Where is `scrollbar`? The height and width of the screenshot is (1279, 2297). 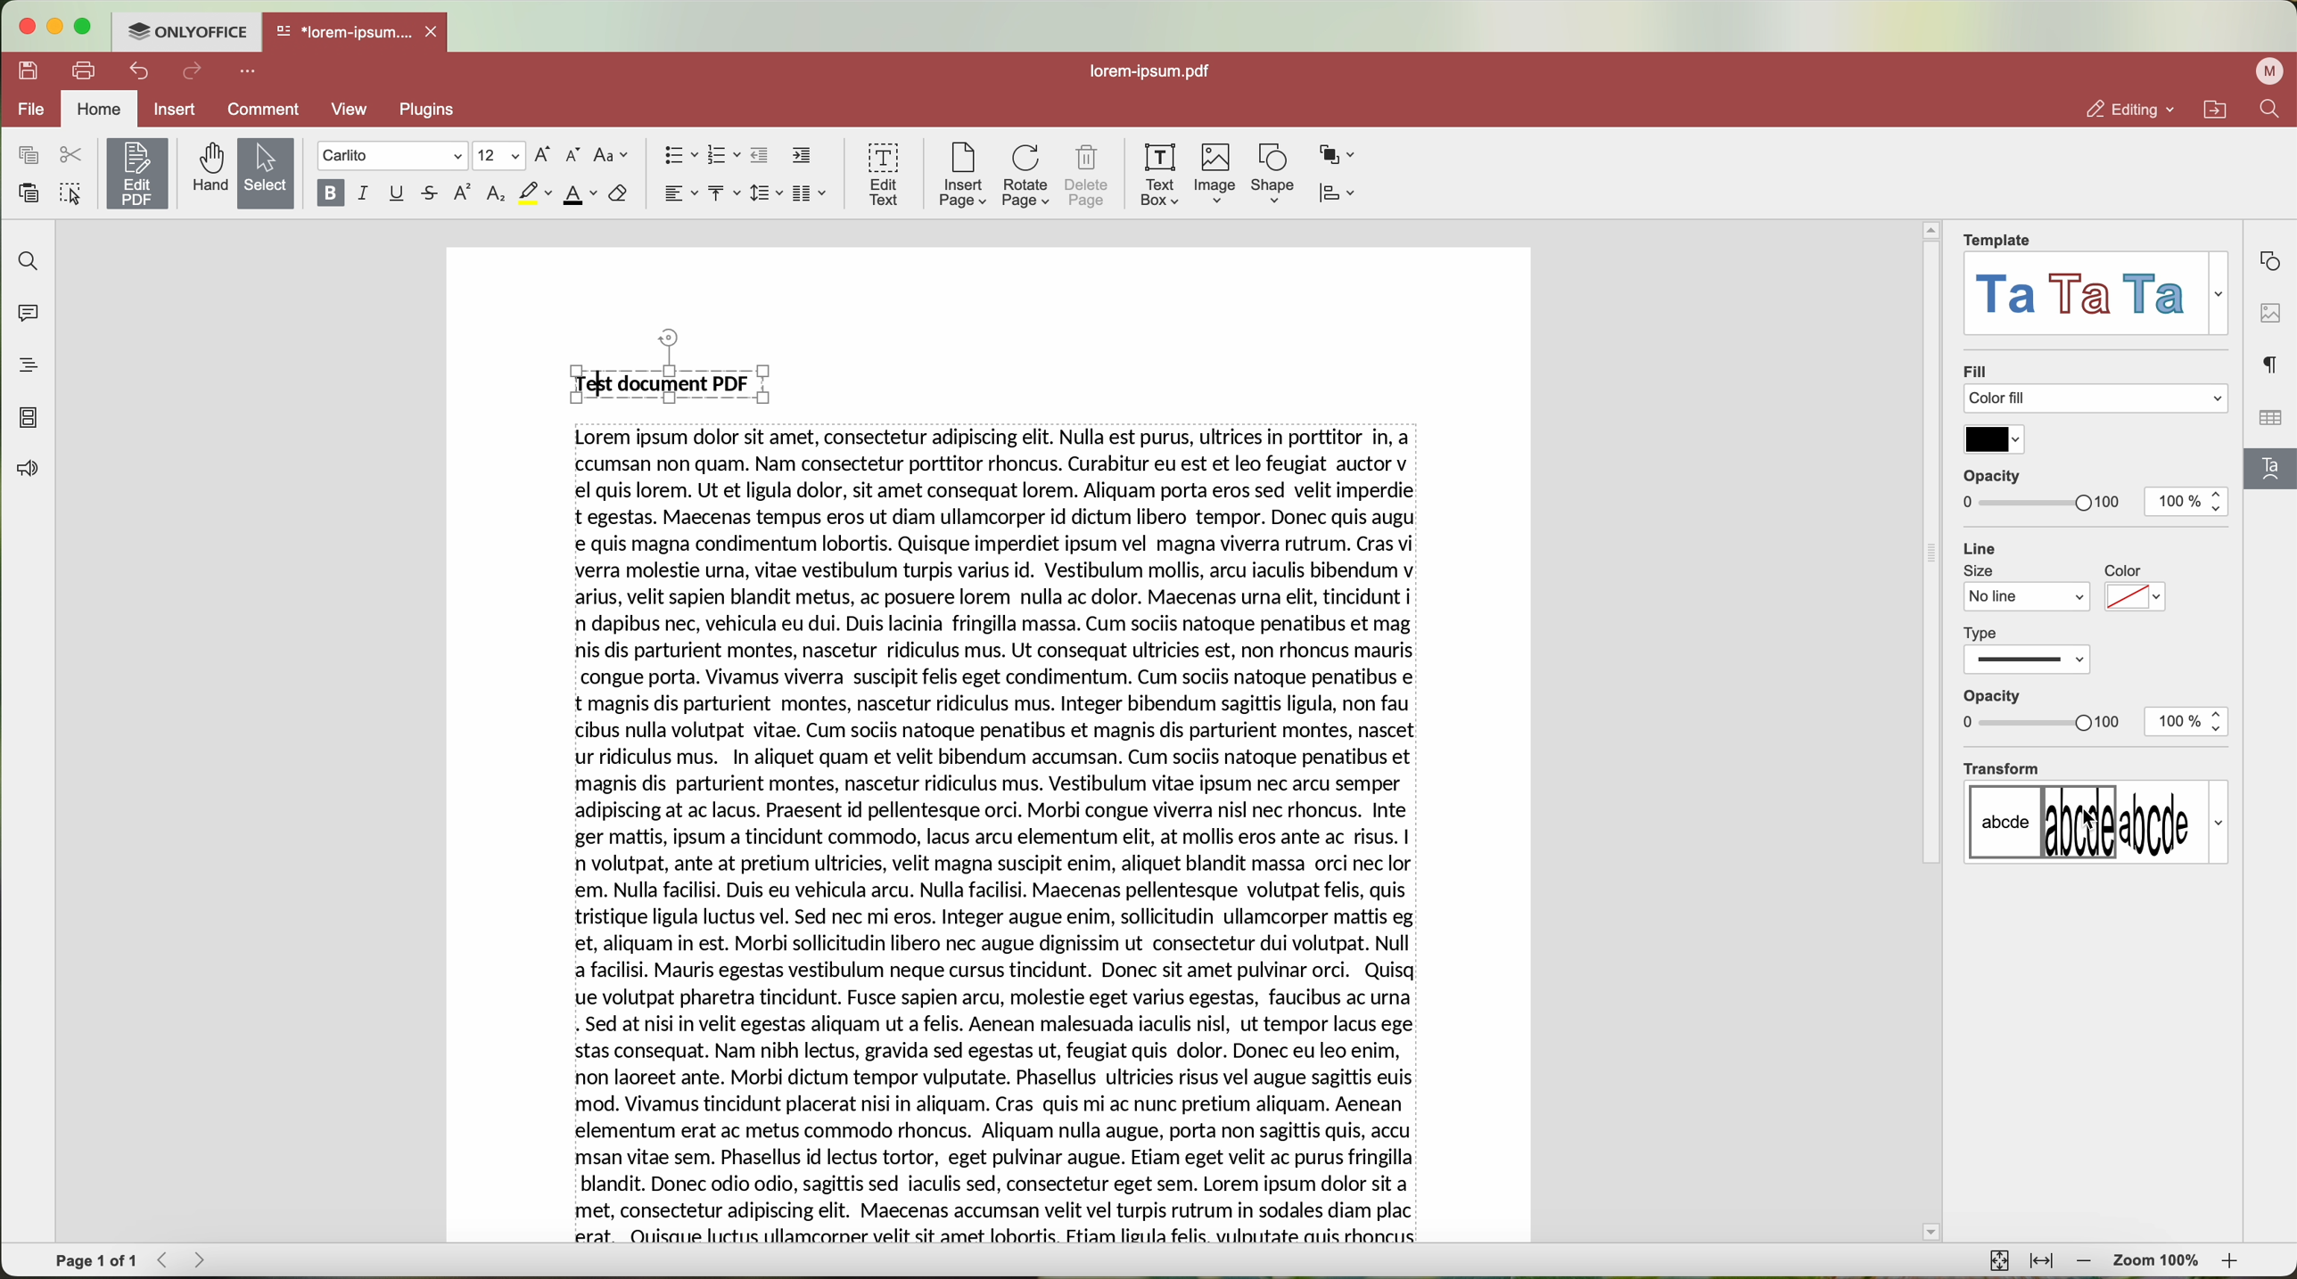
scrollbar is located at coordinates (1931, 743).